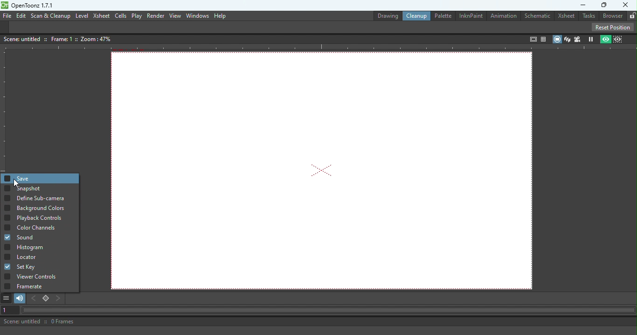 The image size is (637, 335). I want to click on cells, so click(120, 16).